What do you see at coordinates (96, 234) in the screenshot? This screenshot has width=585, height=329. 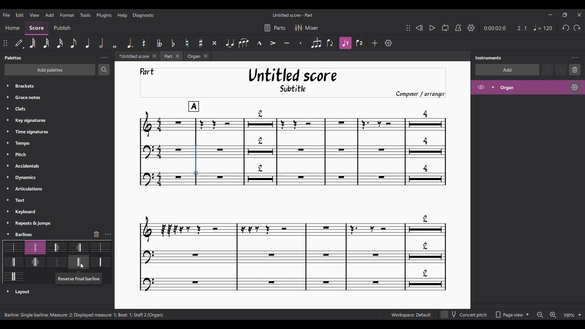 I see `Delete inputs` at bounding box center [96, 234].